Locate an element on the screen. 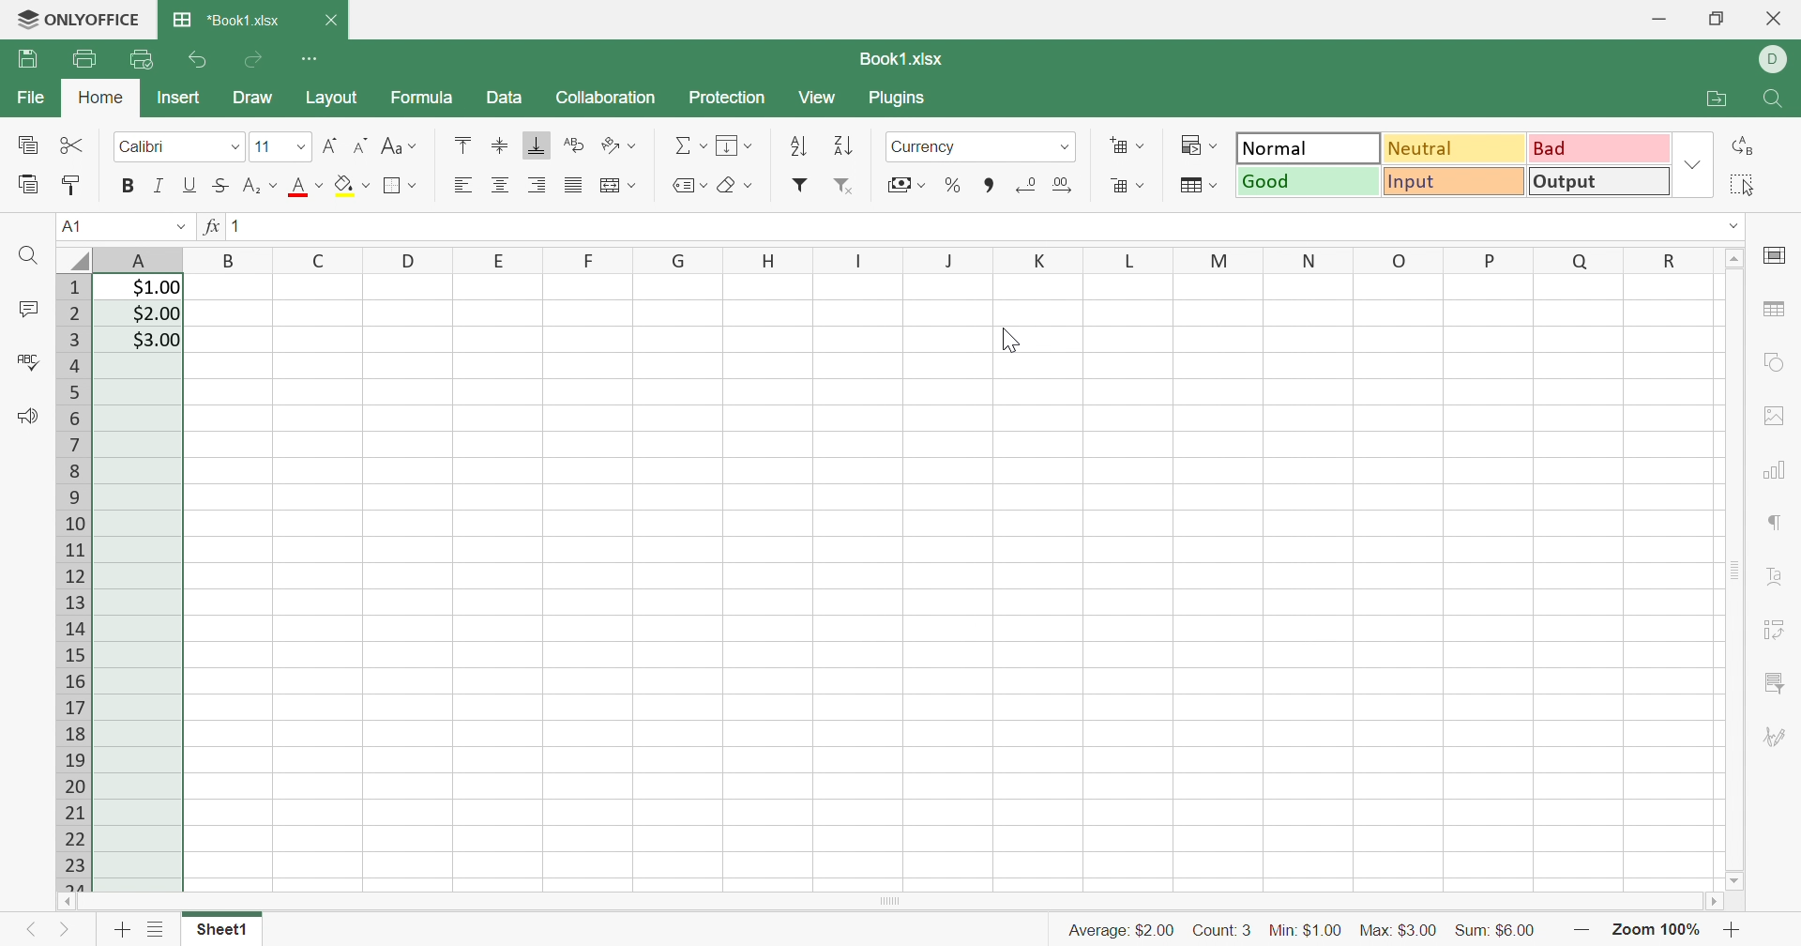  Scroll bar is located at coordinates (1734, 570).